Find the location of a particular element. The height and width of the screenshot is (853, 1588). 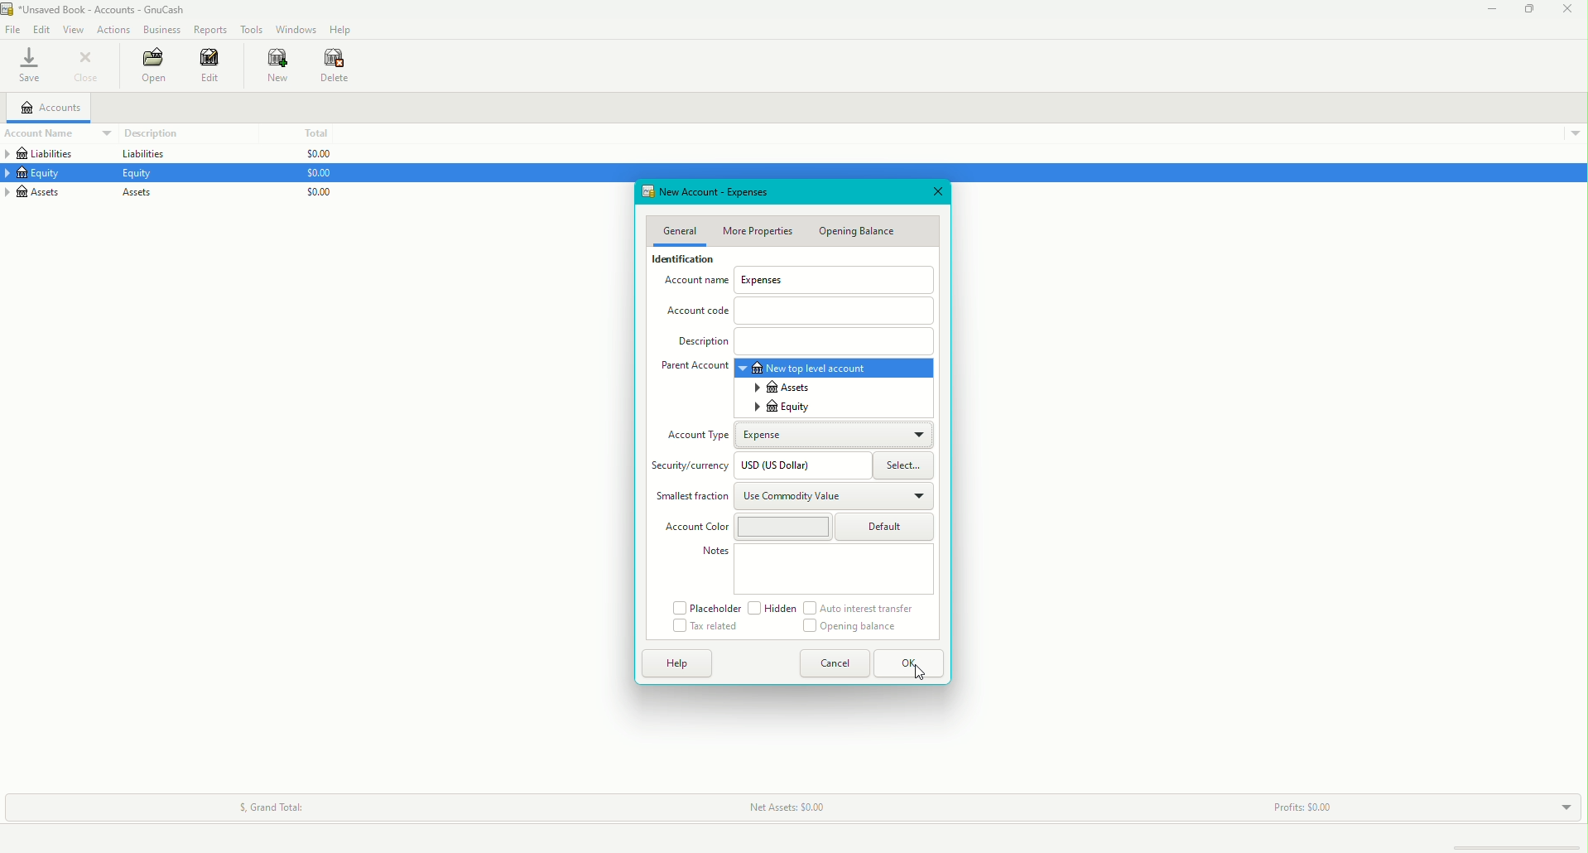

Tools is located at coordinates (250, 27).